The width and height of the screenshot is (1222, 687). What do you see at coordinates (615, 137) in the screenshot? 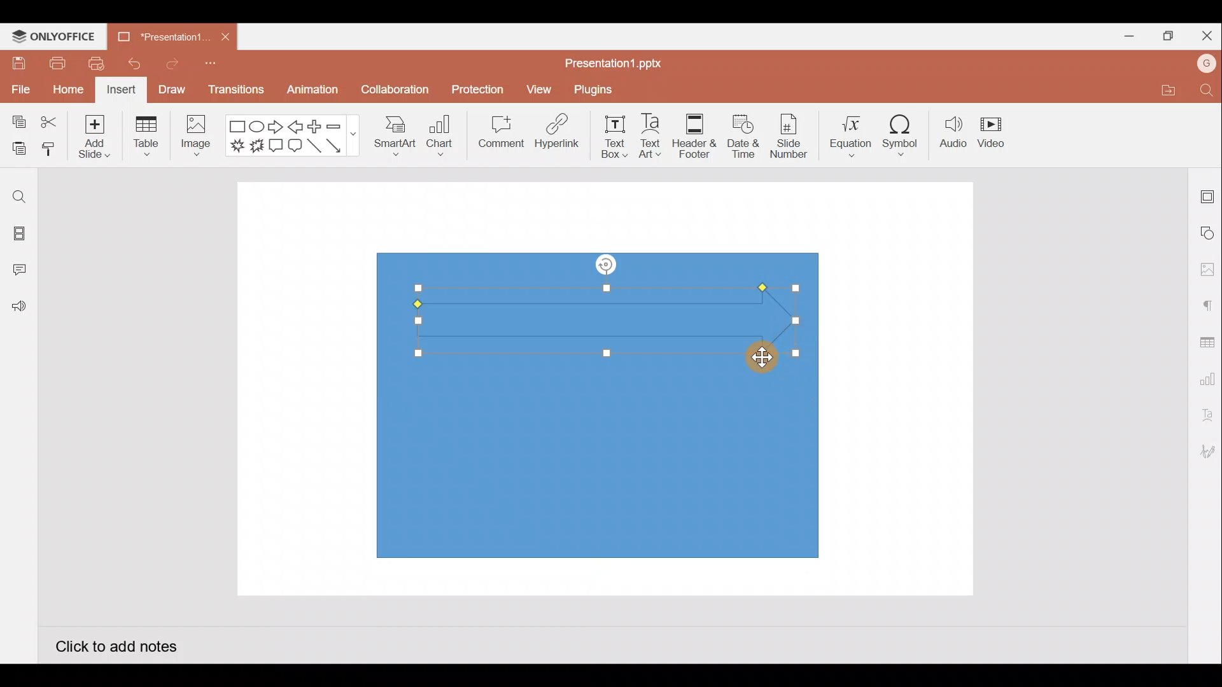
I see `Text box` at bounding box center [615, 137].